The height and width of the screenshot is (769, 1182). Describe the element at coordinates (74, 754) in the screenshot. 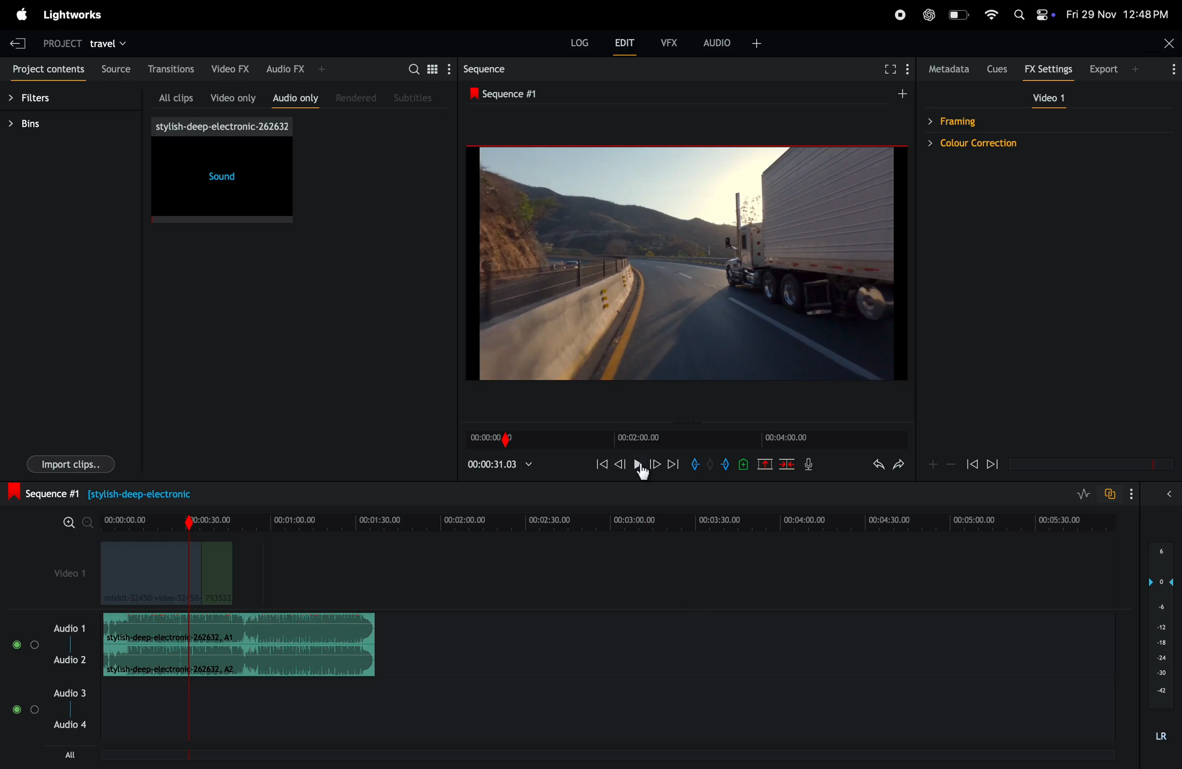

I see `all` at that location.